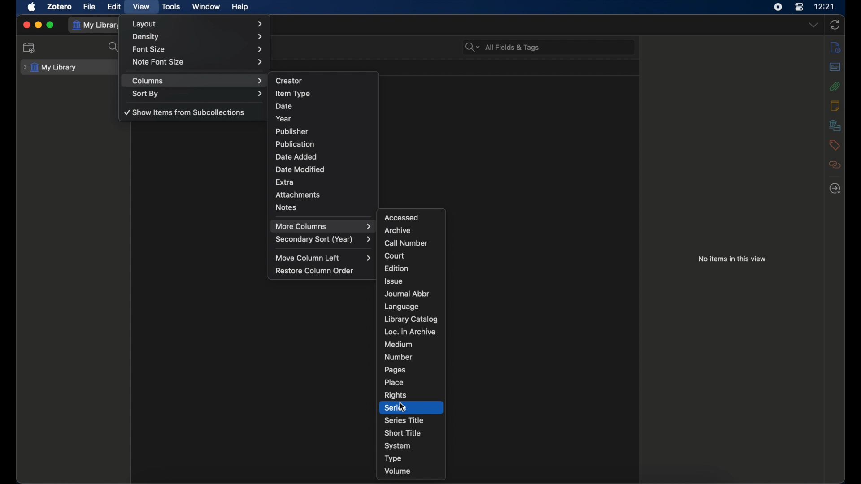  I want to click on screen recorder, so click(778, 7).